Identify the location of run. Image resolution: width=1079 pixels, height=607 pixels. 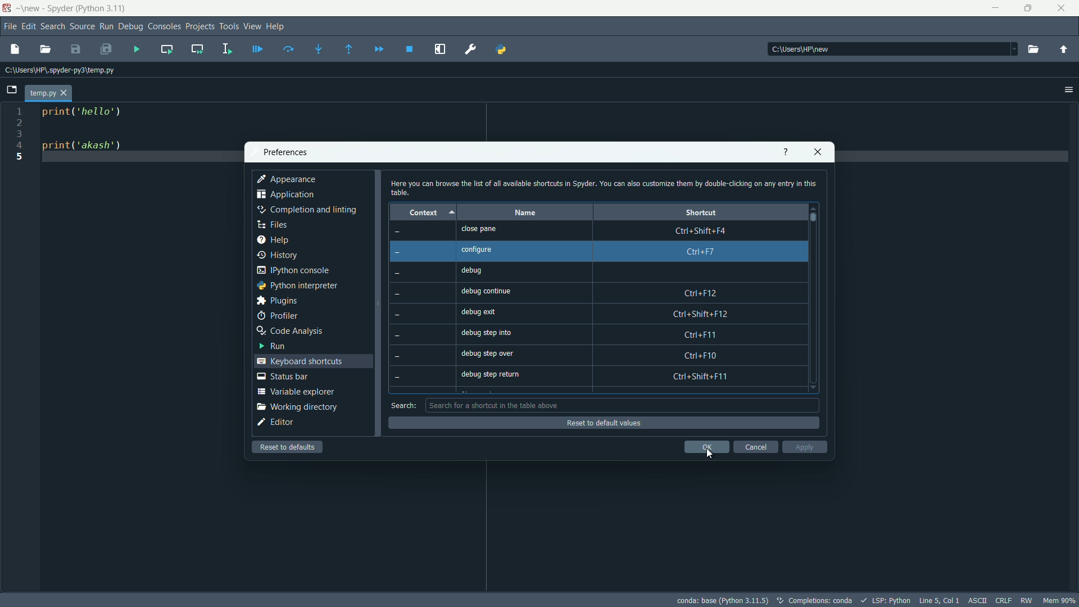
(273, 345).